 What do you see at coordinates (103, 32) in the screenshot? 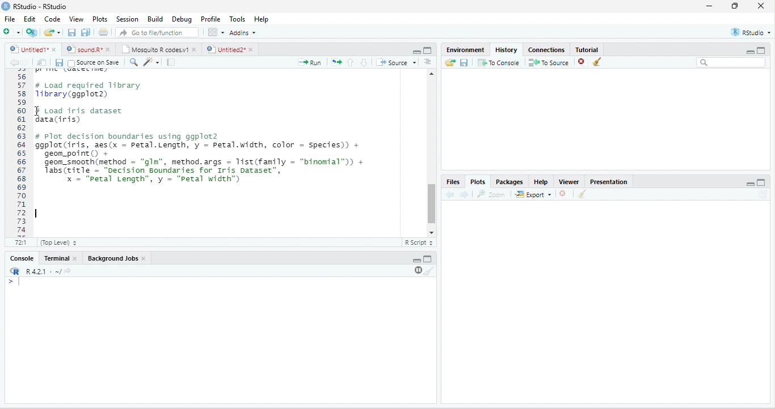
I see `print` at bounding box center [103, 32].